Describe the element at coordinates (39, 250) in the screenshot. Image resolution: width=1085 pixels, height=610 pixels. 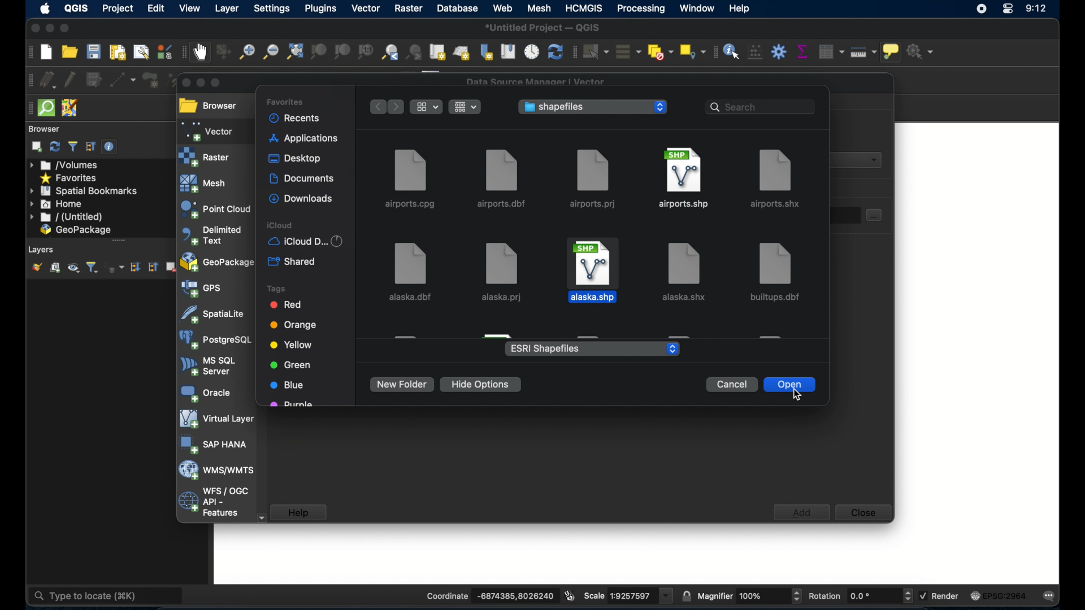
I see `Layers` at that location.